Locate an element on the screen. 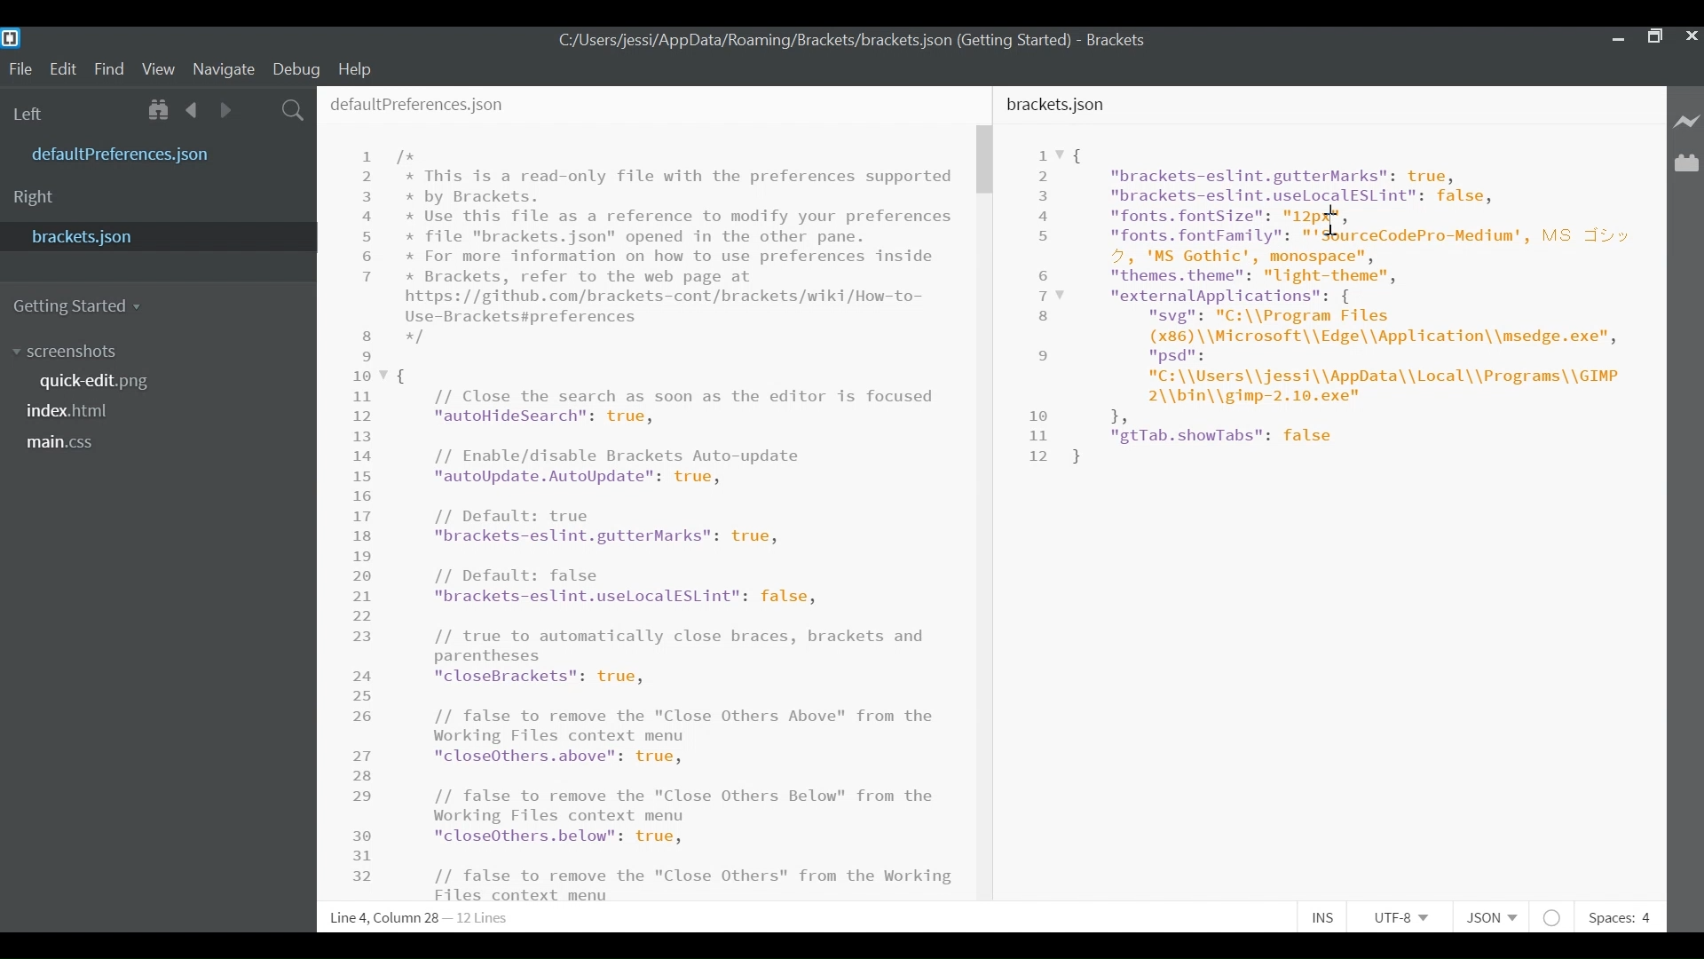 The image size is (1704, 959). Line Number is located at coordinates (366, 518).